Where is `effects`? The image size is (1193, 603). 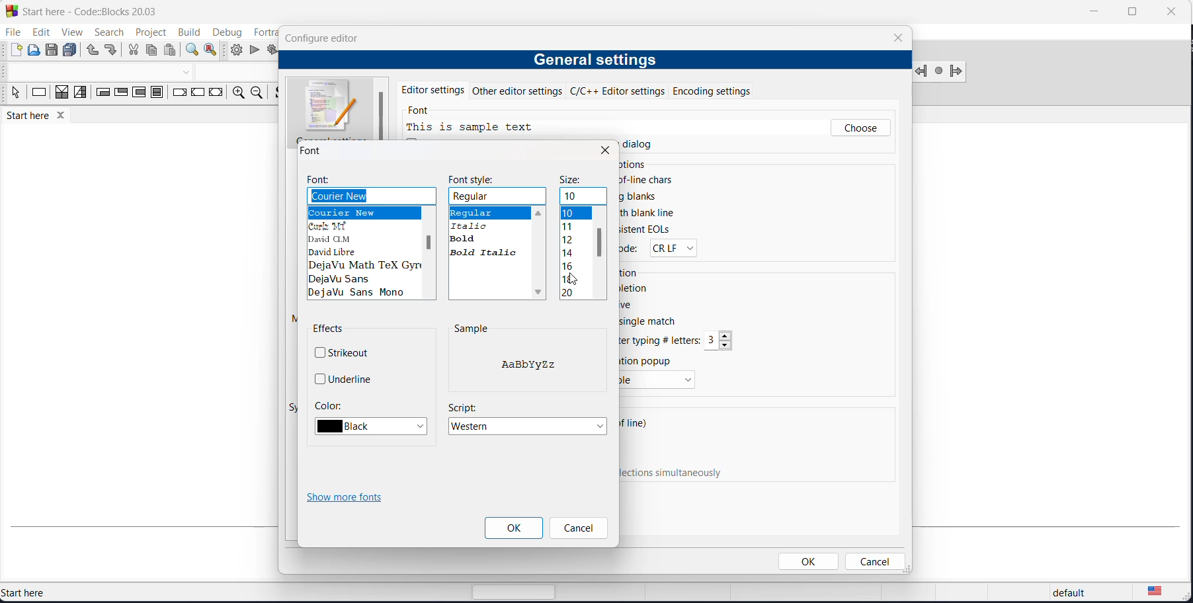
effects is located at coordinates (330, 330).